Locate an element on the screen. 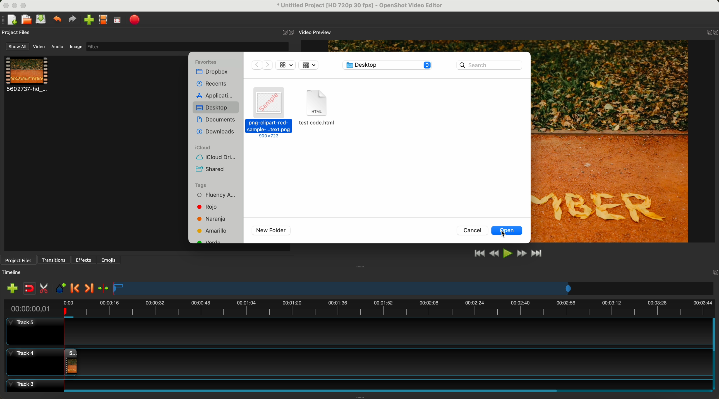  center the timeline on the playhead is located at coordinates (103, 288).